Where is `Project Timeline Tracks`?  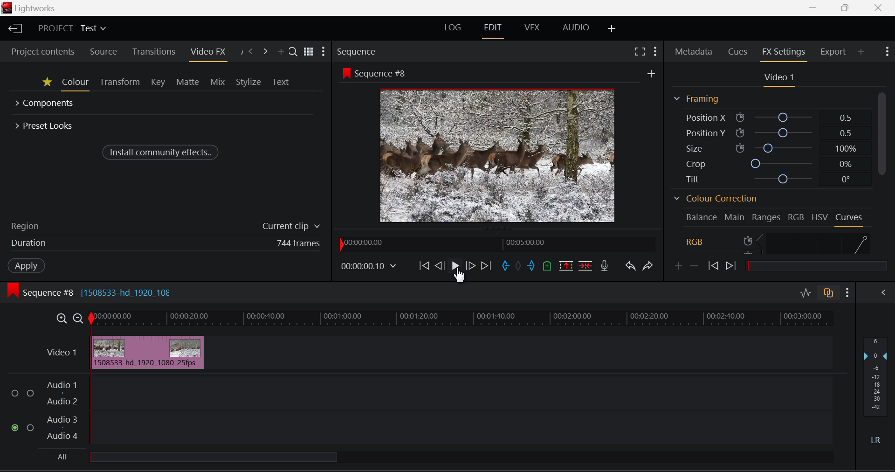
Project Timeline Tracks is located at coordinates (461, 319).